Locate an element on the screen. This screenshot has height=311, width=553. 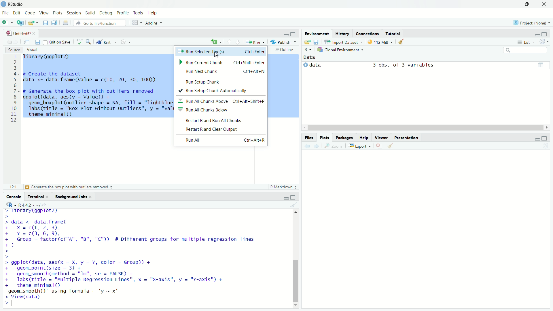
cursor is located at coordinates (217, 56).